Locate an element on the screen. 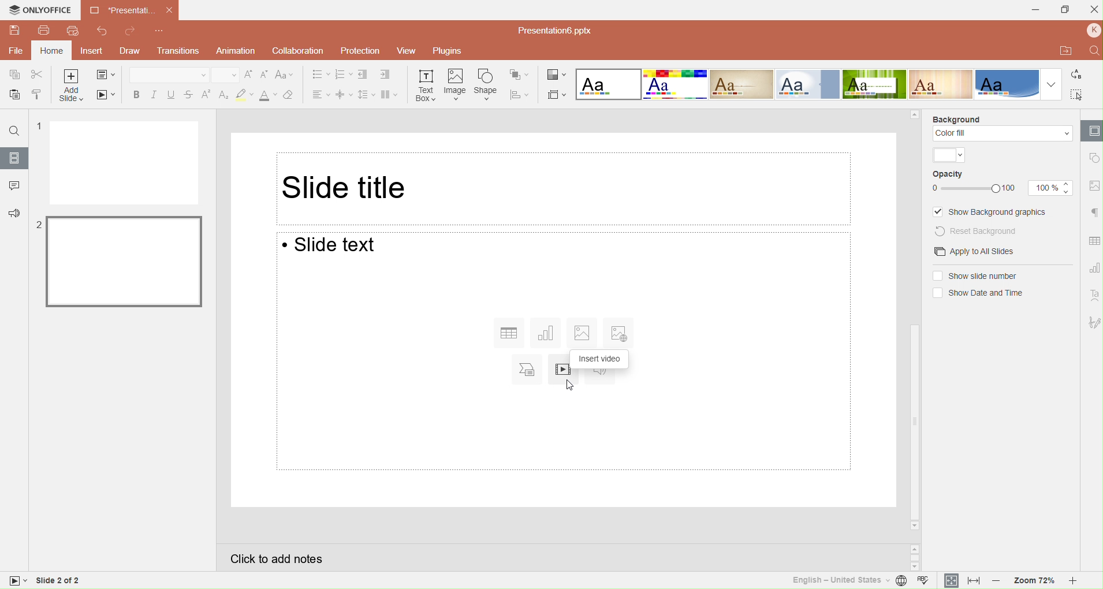 Image resolution: width=1103 pixels, height=589 pixels. Zoom out is located at coordinates (997, 581).